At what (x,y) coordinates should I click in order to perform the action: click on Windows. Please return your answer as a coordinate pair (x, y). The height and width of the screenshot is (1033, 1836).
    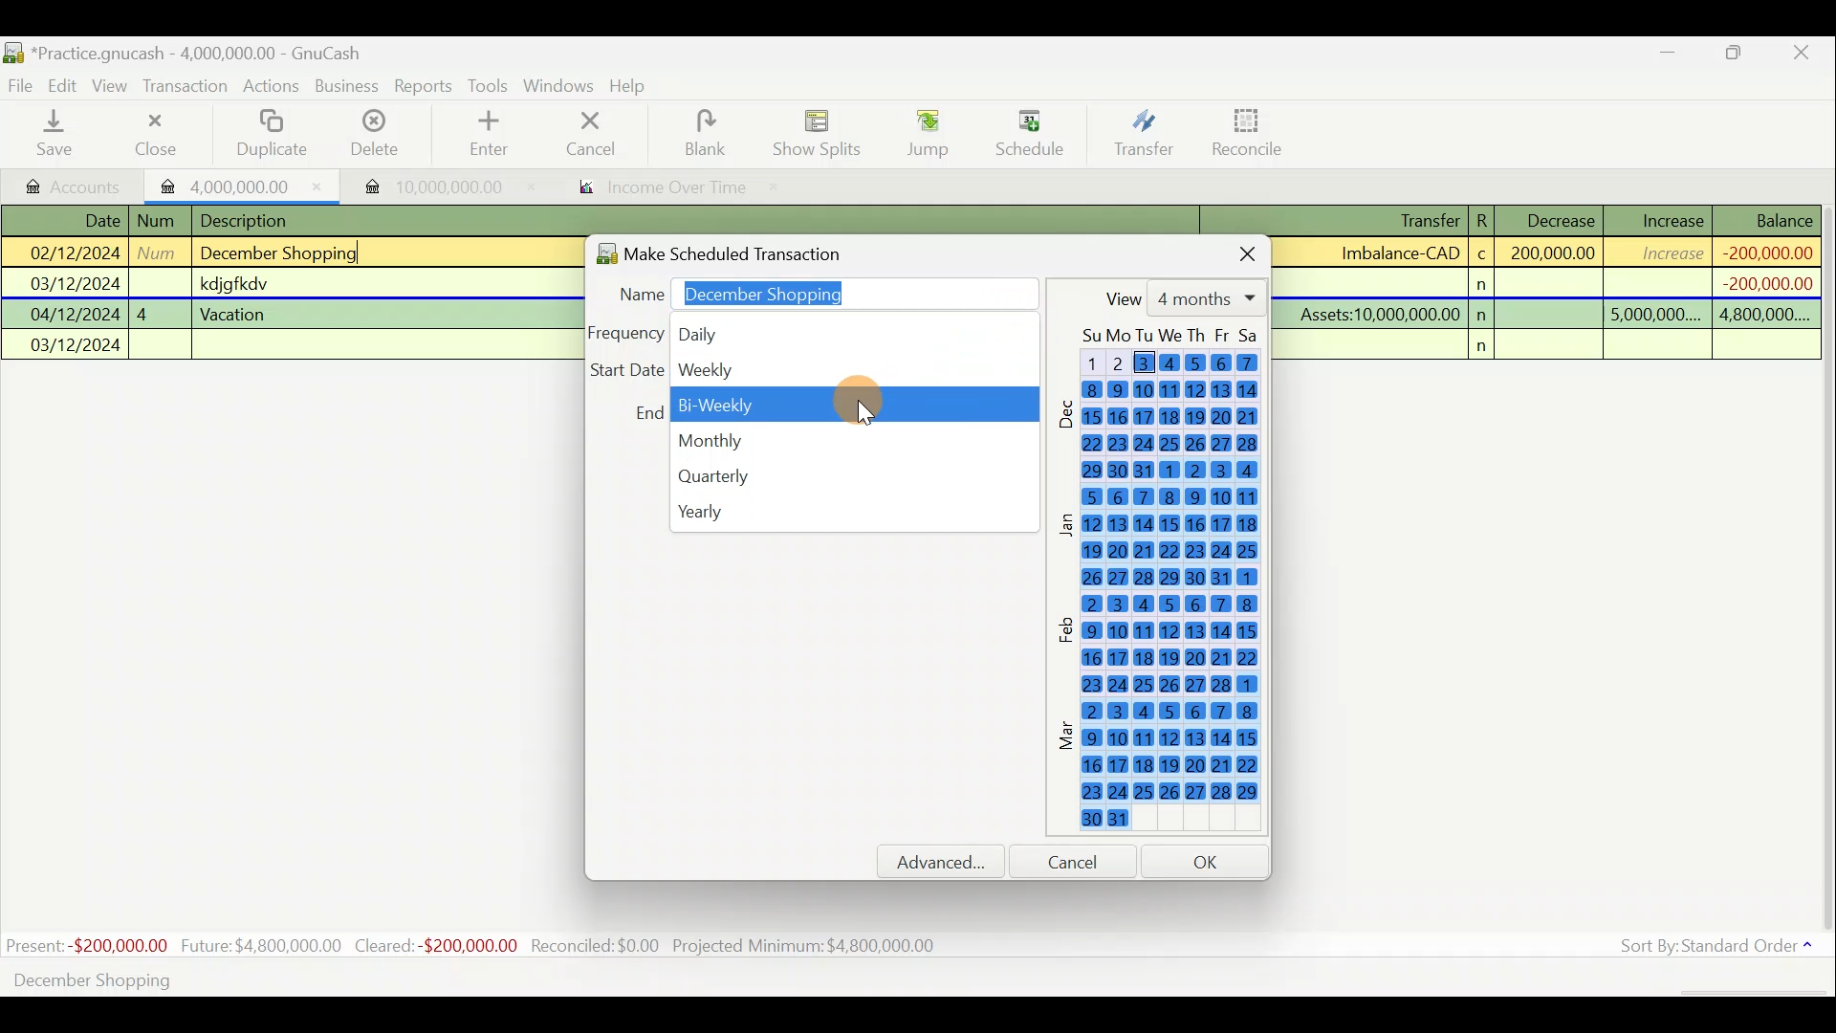
    Looking at the image, I should click on (561, 87).